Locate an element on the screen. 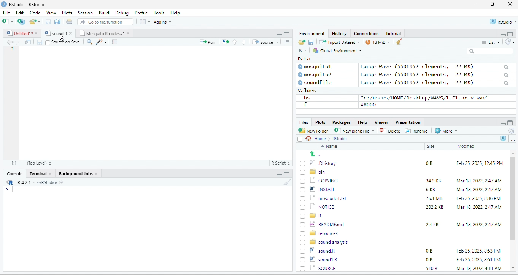  31:55 is located at coordinates (13, 163).